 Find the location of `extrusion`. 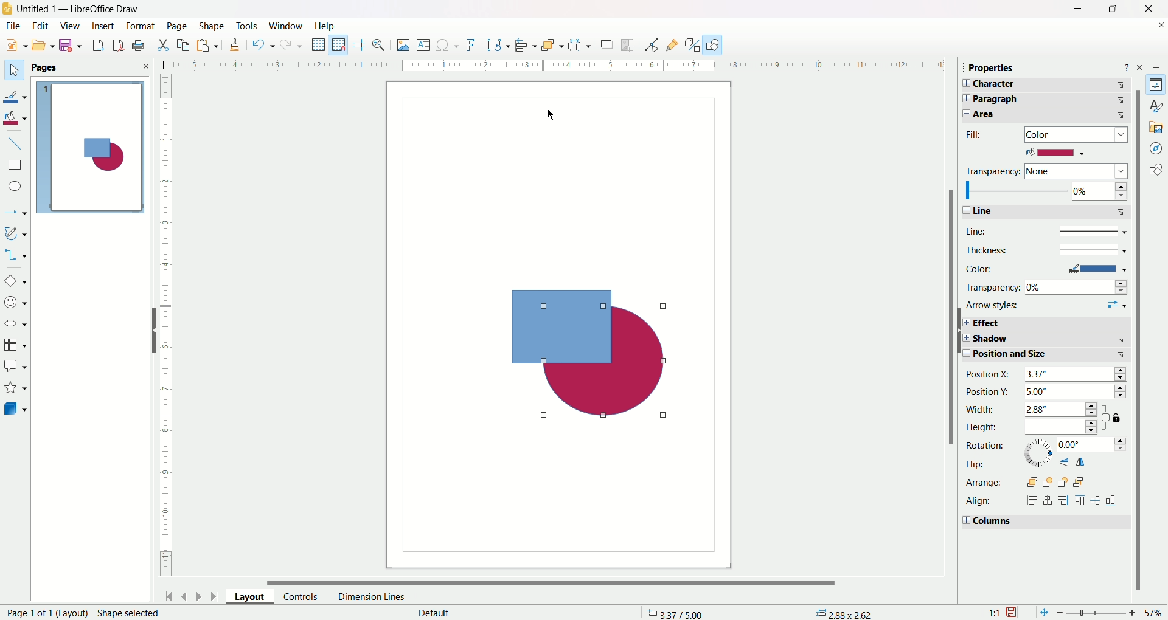

extrusion is located at coordinates (692, 44).